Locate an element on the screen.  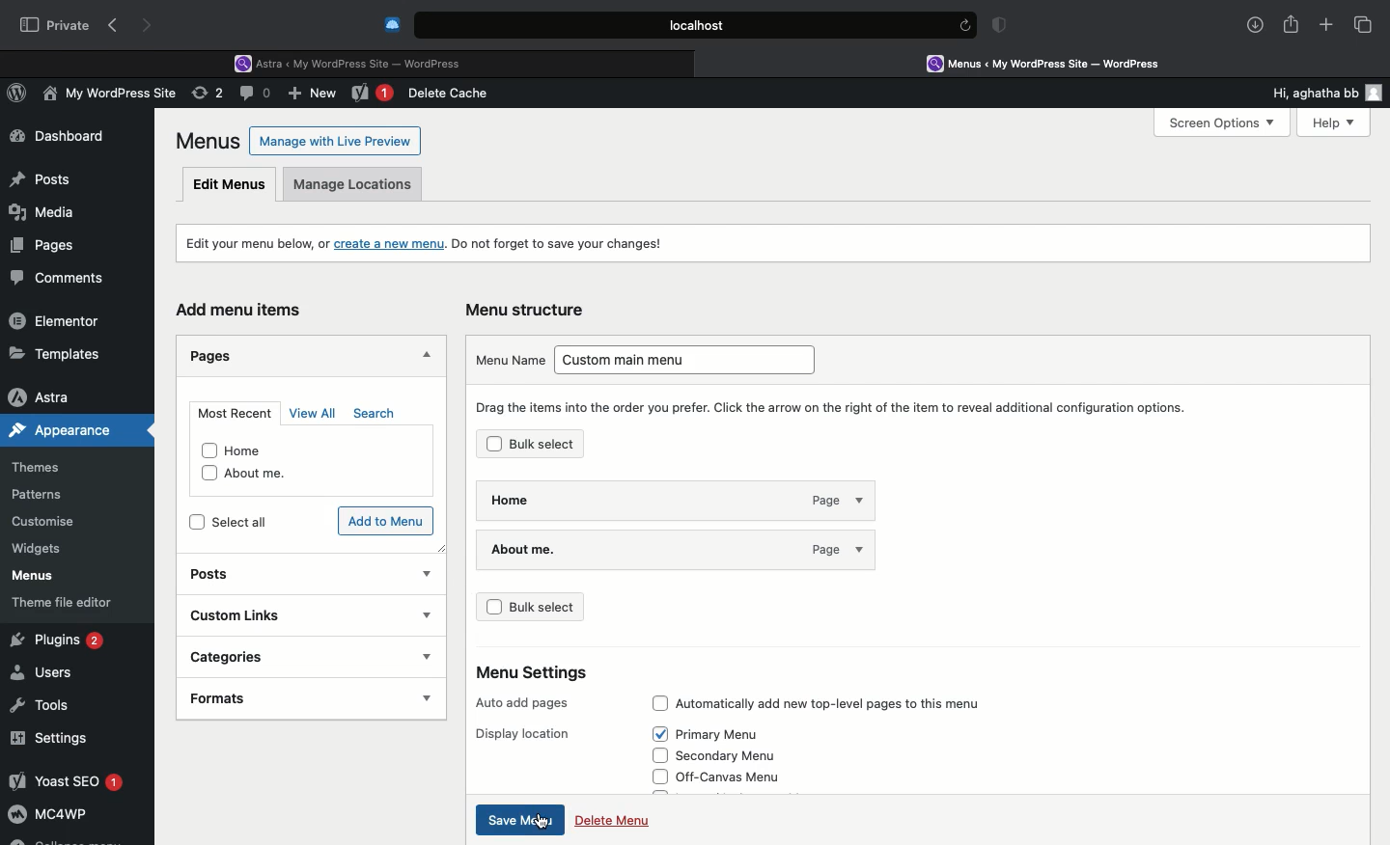
Primary Menu (Selected) is located at coordinates (732, 731).